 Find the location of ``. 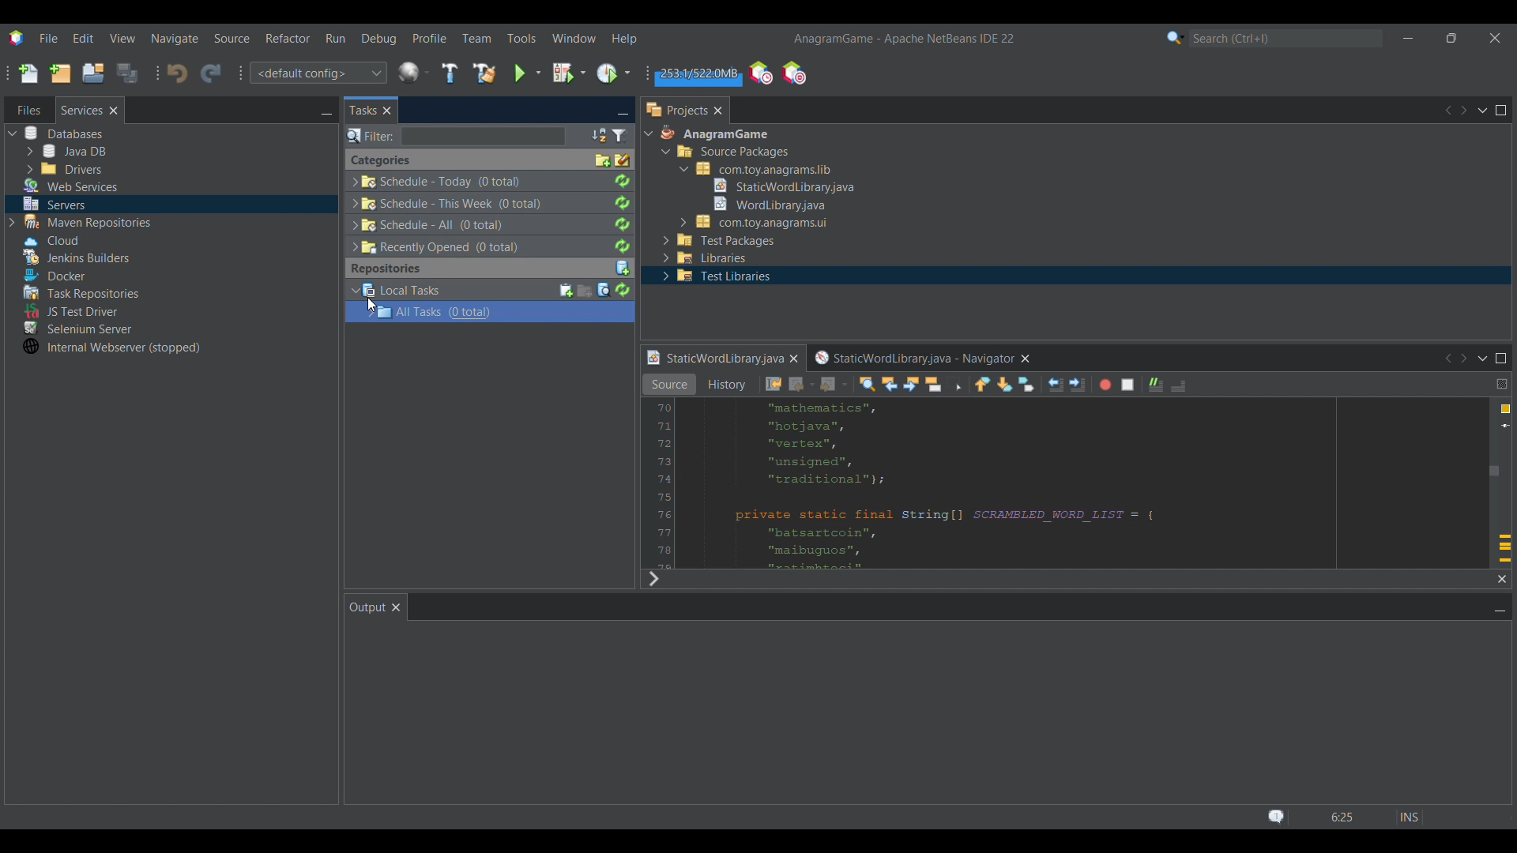

 is located at coordinates (751, 221).